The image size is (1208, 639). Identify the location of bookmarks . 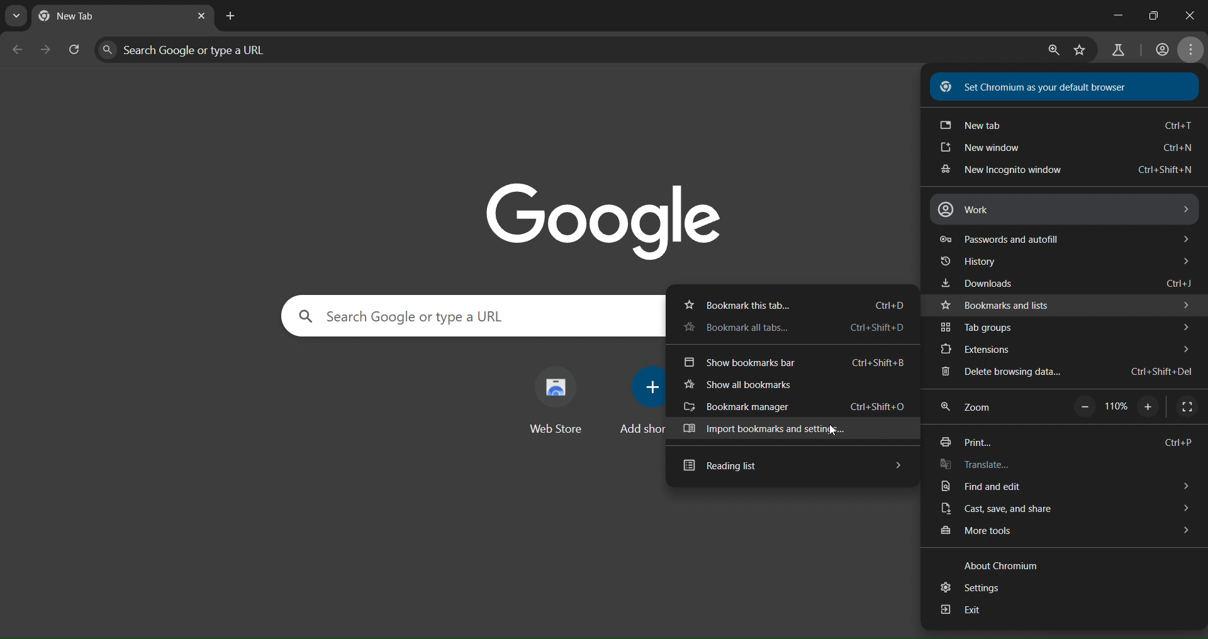
(1068, 304).